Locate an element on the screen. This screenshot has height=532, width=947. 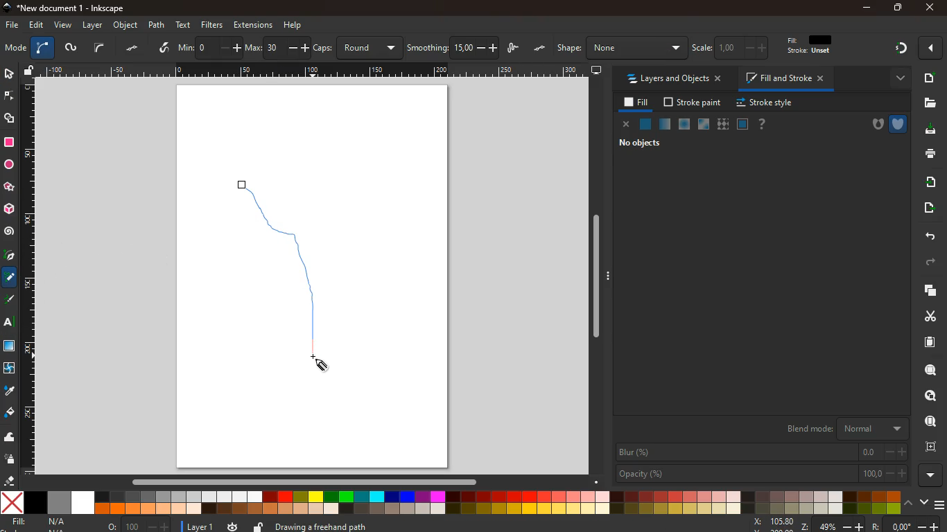
close is located at coordinates (932, 48).